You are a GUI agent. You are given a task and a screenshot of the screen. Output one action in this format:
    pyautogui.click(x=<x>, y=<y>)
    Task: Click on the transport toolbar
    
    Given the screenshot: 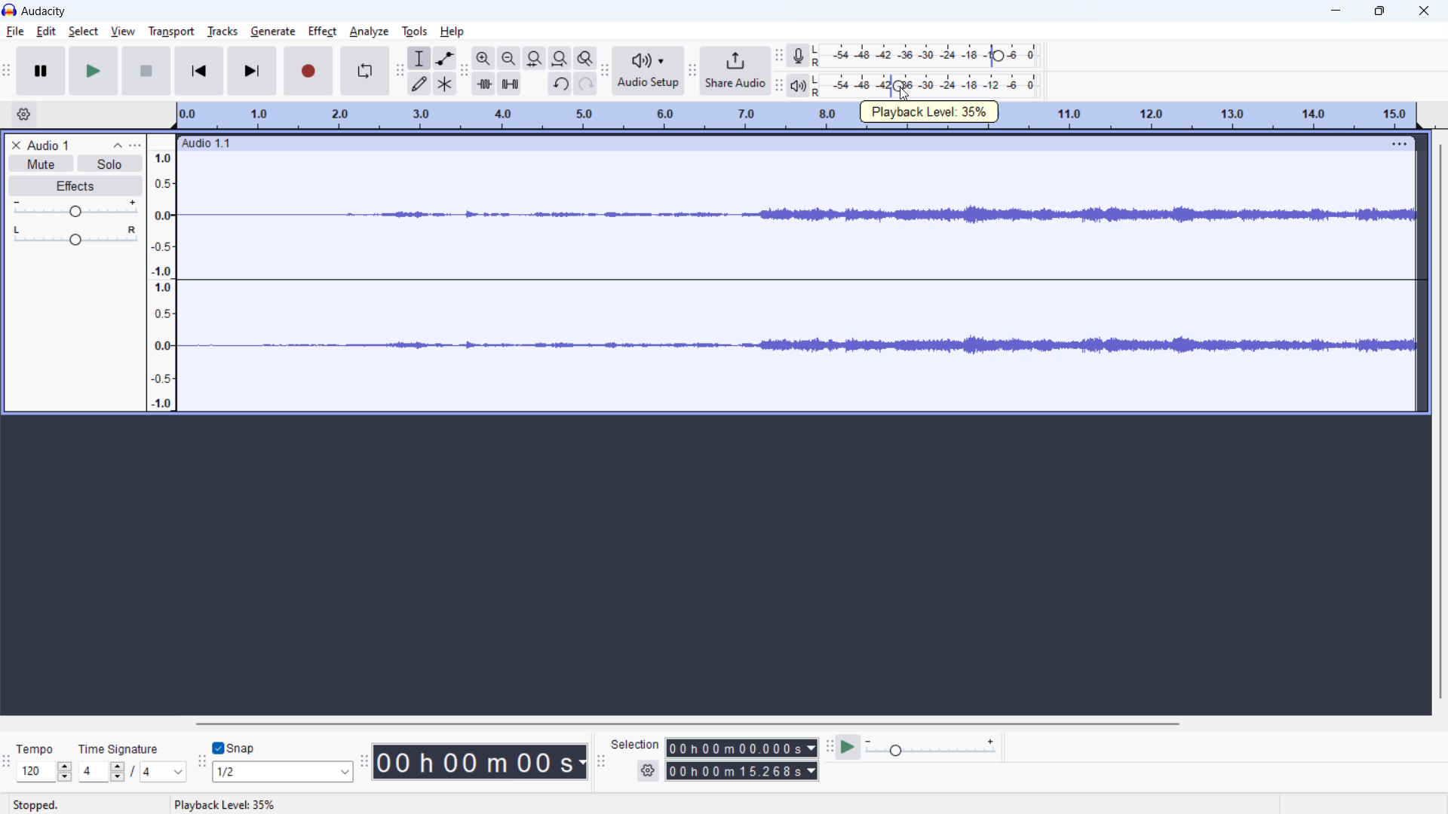 What is the action you would take?
    pyautogui.click(x=6, y=69)
    